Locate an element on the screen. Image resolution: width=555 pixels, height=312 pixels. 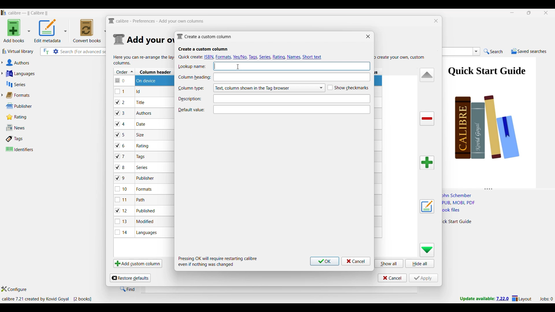
checkbox - 10 is located at coordinates (122, 190).